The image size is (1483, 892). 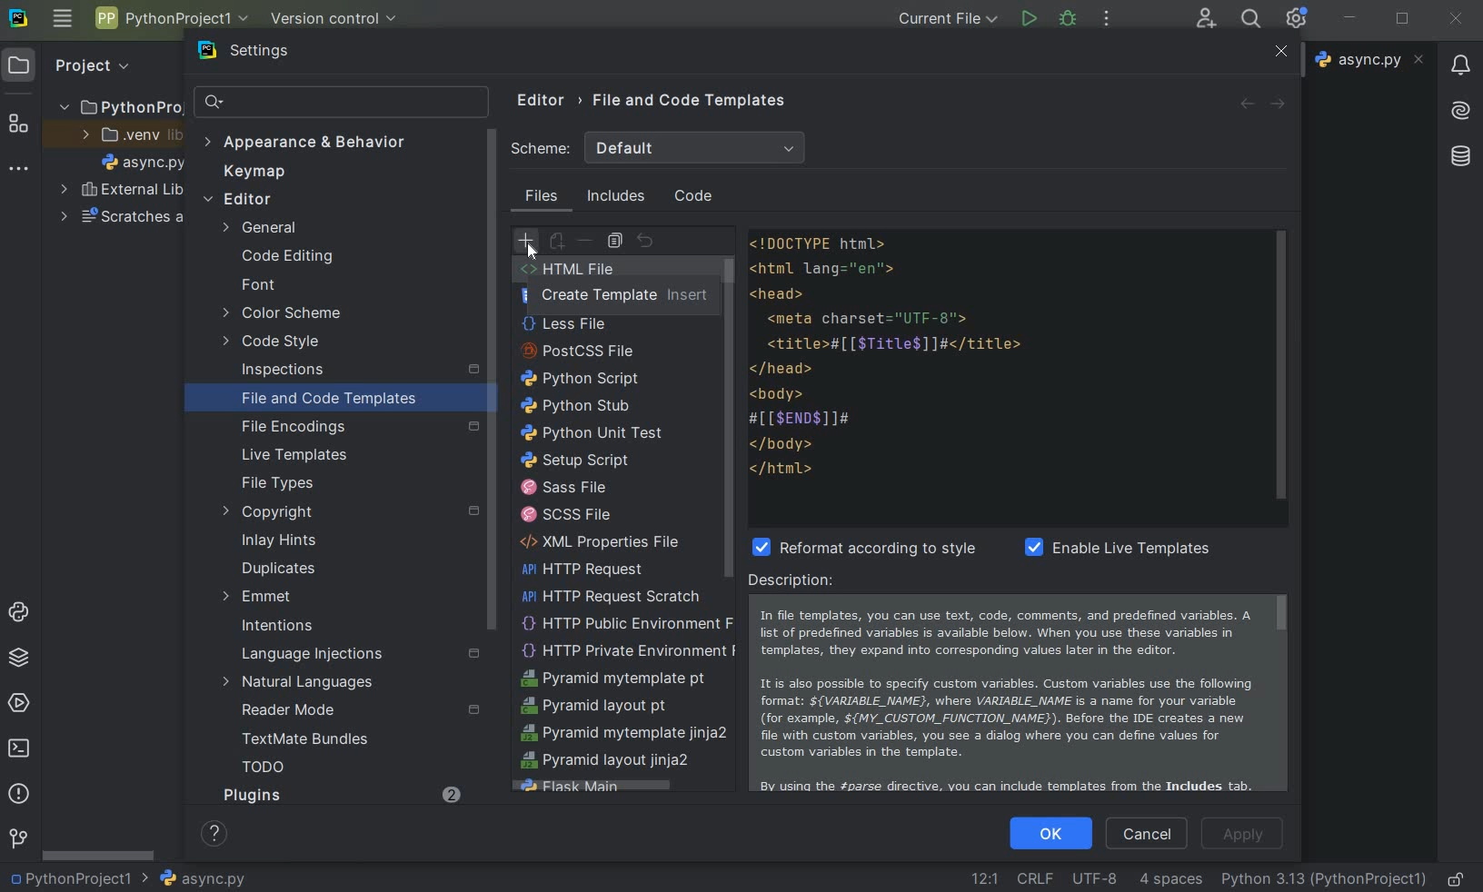 I want to click on structure, so click(x=19, y=127).